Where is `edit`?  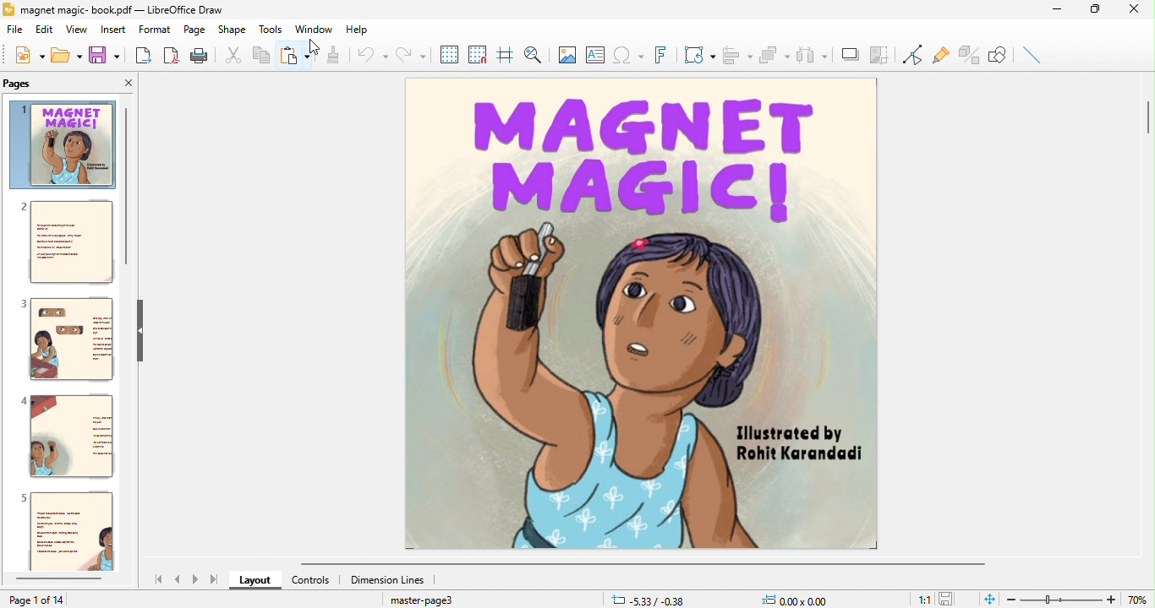
edit is located at coordinates (41, 31).